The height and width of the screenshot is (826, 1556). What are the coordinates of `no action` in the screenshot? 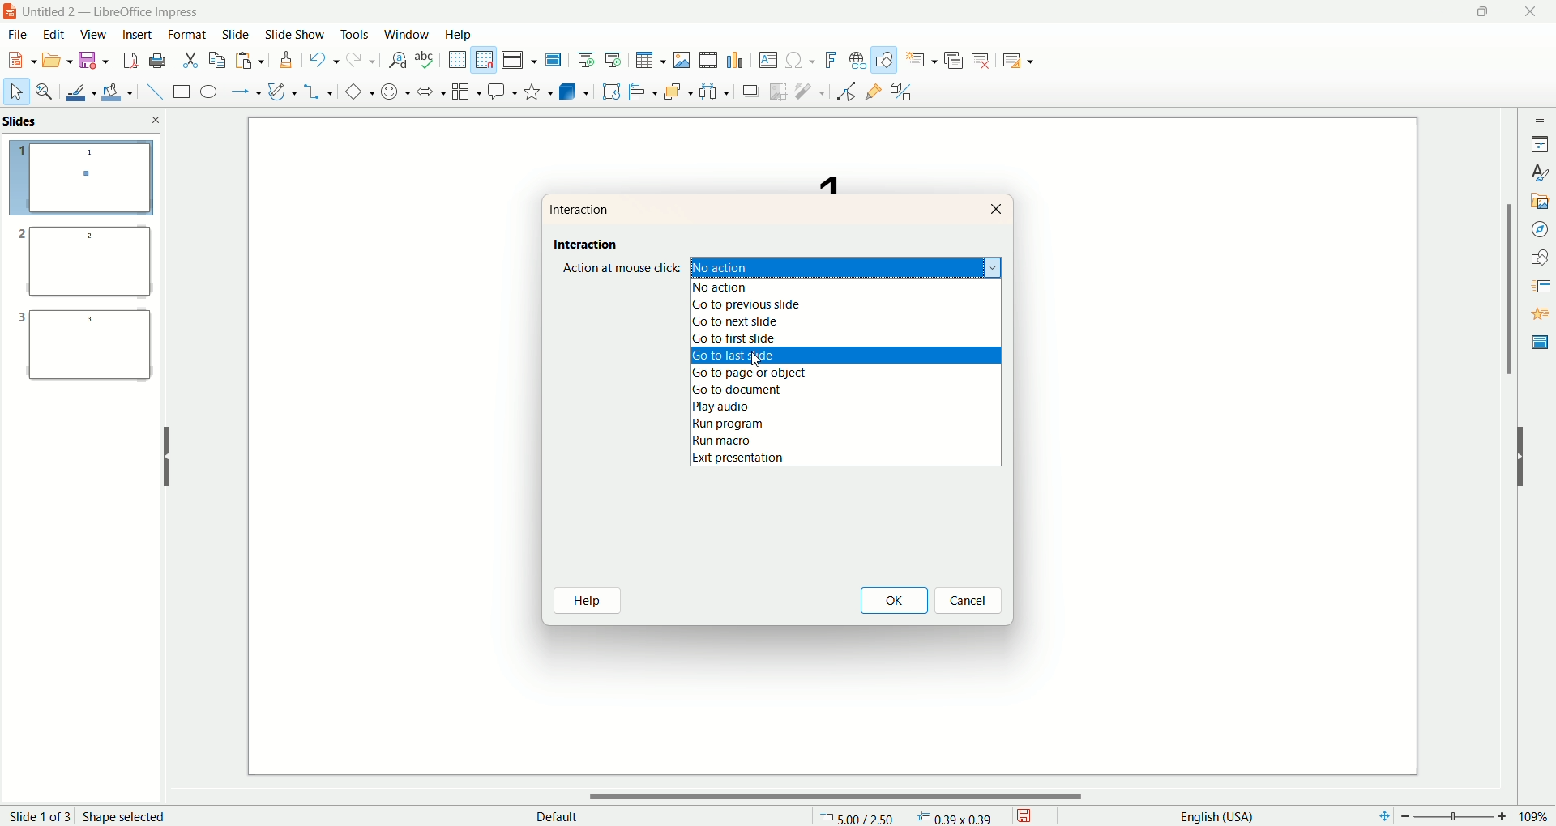 It's located at (831, 266).